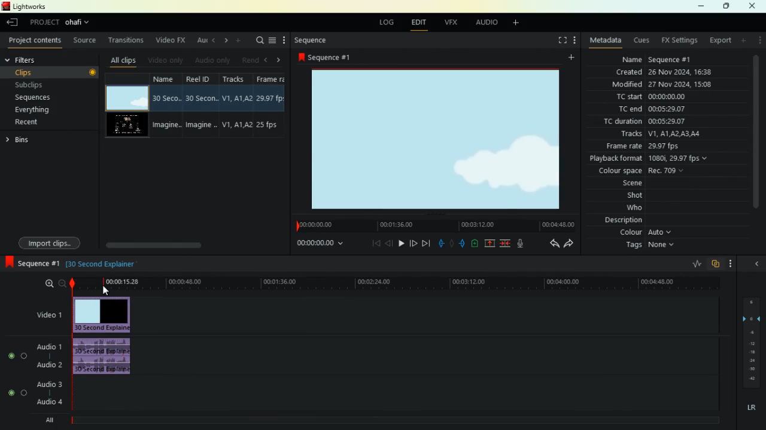 Image resolution: width=766 pixels, height=430 pixels. Describe the element at coordinates (441, 139) in the screenshot. I see `image` at that location.